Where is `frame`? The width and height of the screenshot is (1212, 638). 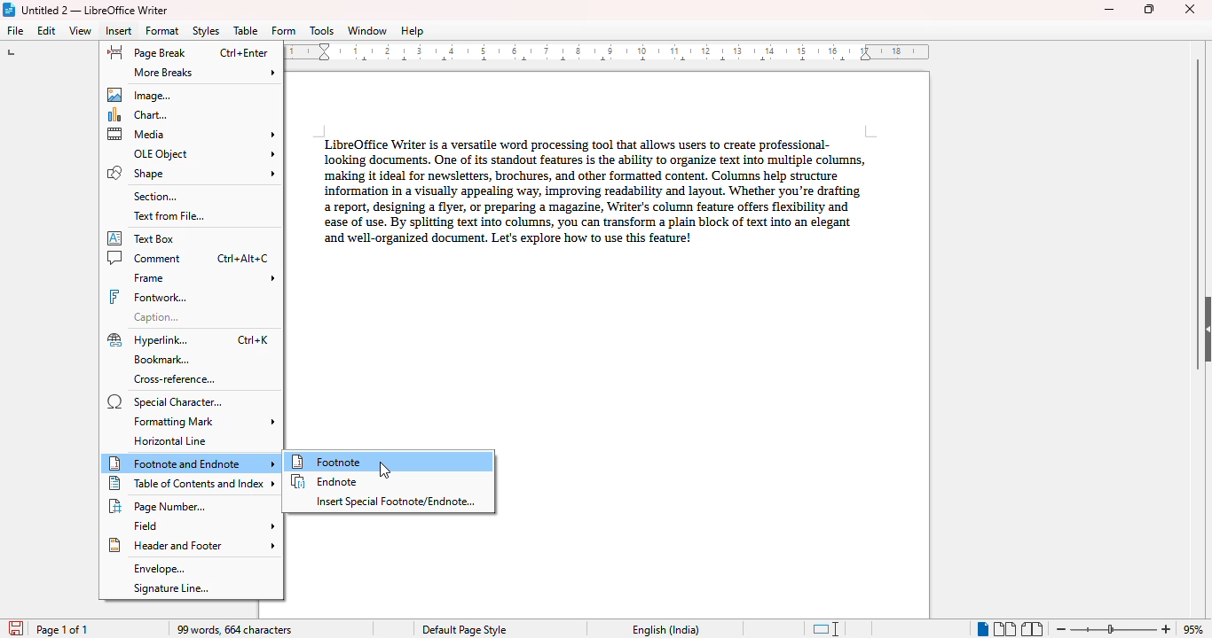 frame is located at coordinates (202, 277).